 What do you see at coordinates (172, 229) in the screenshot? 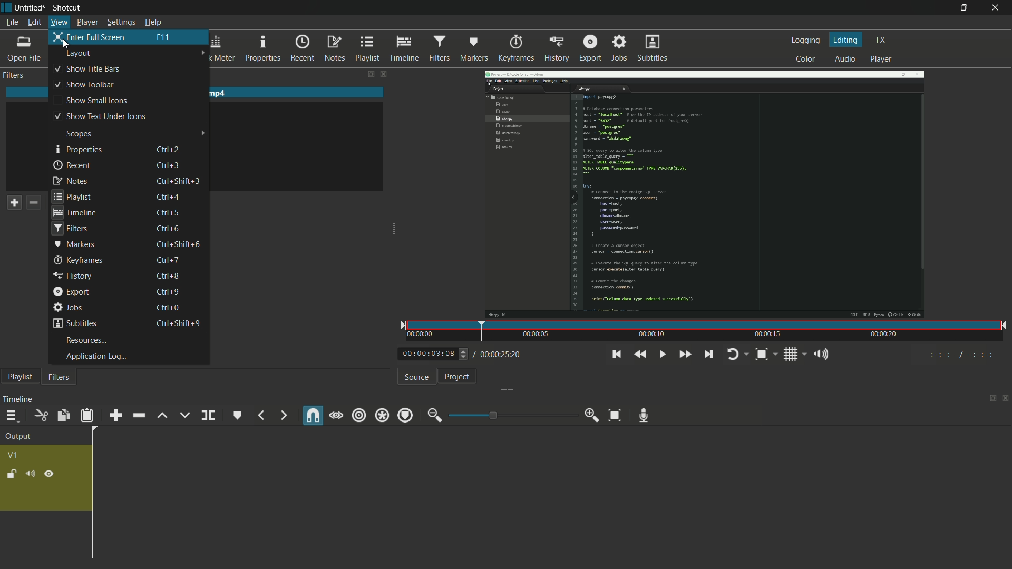
I see `Ctrl+6` at bounding box center [172, 229].